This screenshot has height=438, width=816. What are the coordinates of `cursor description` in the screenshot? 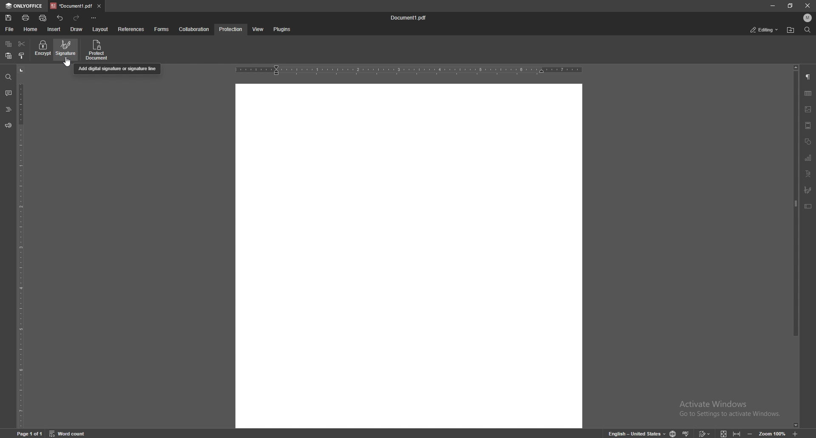 It's located at (116, 68).